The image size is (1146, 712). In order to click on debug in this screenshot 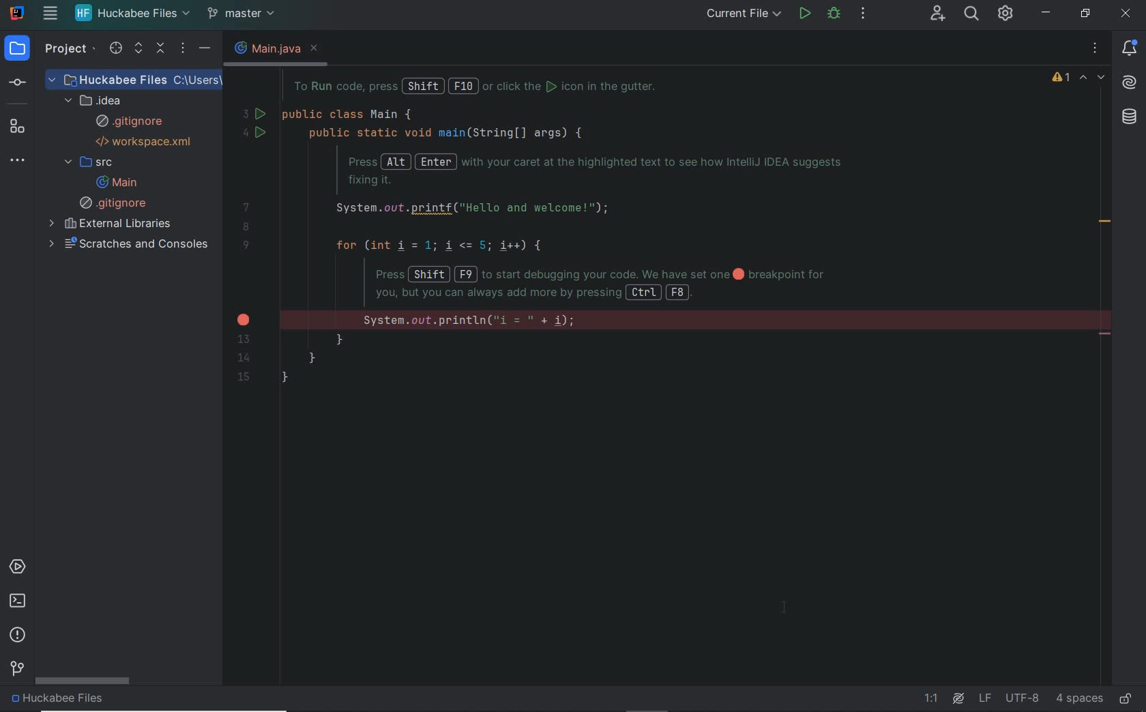, I will do `click(834, 15)`.